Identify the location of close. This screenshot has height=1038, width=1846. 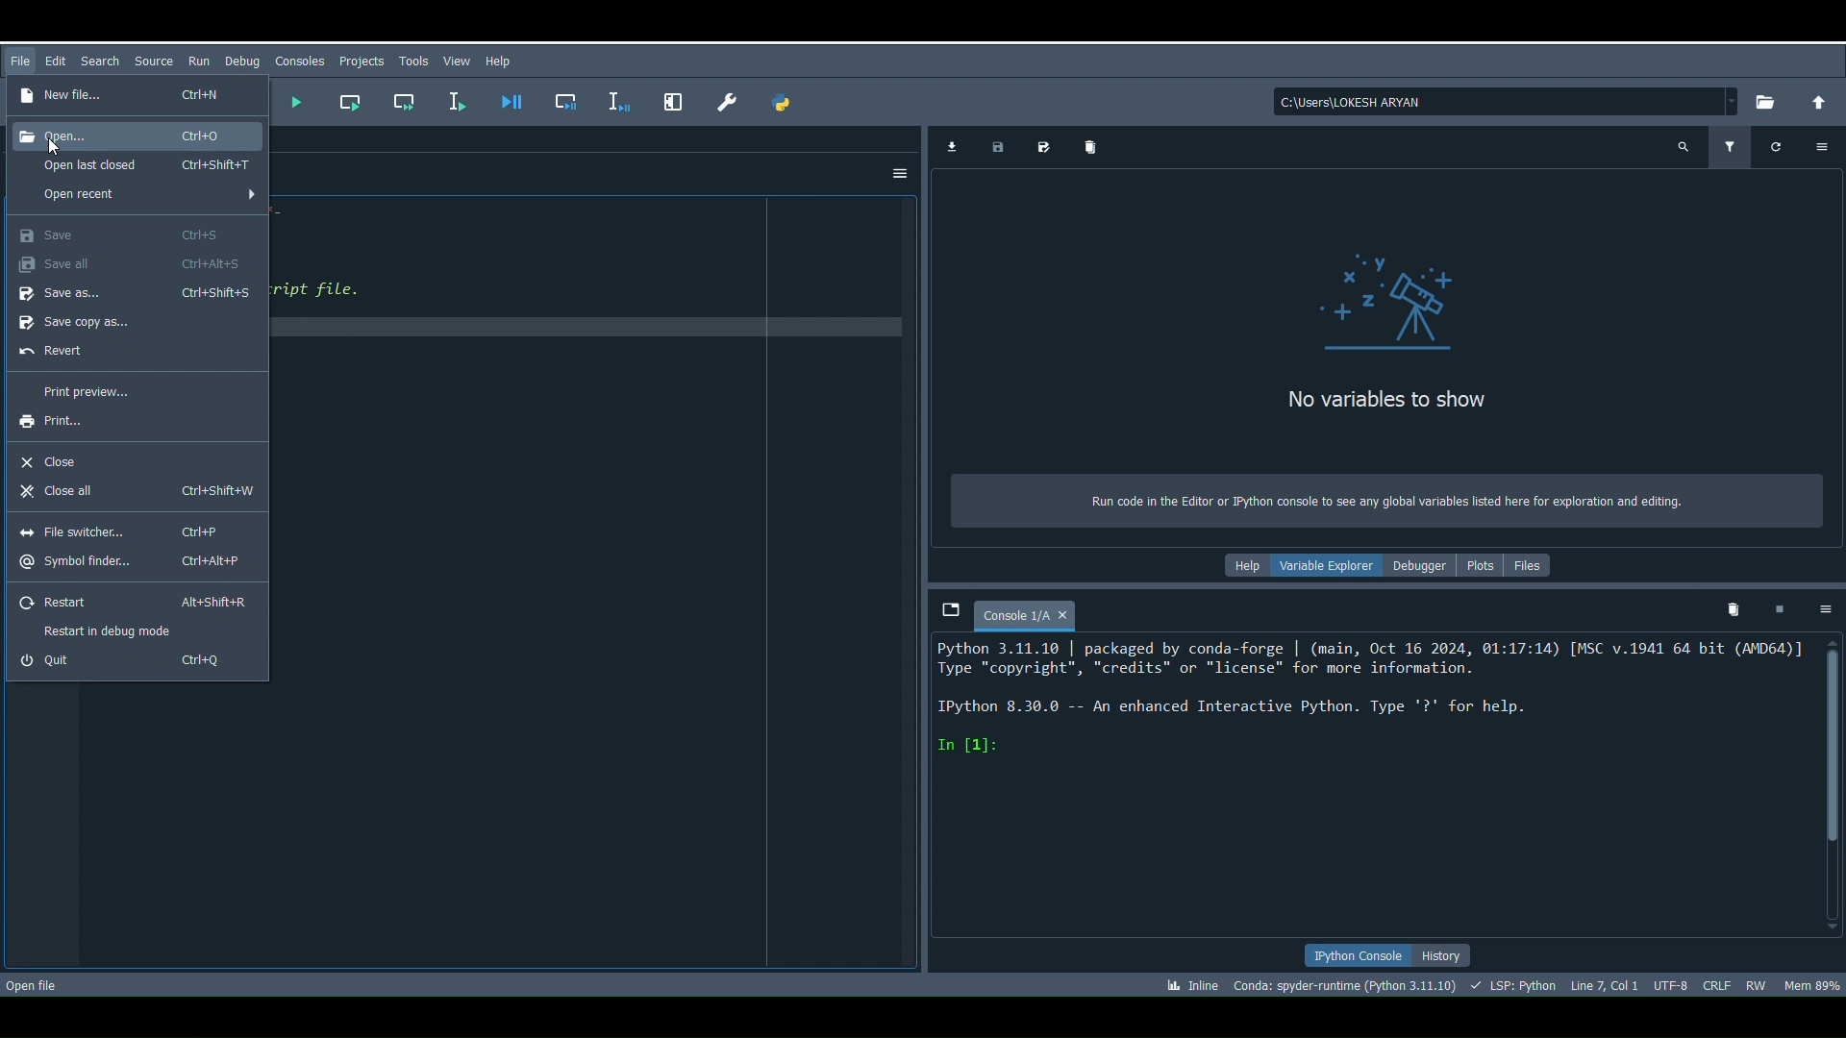
(1065, 617).